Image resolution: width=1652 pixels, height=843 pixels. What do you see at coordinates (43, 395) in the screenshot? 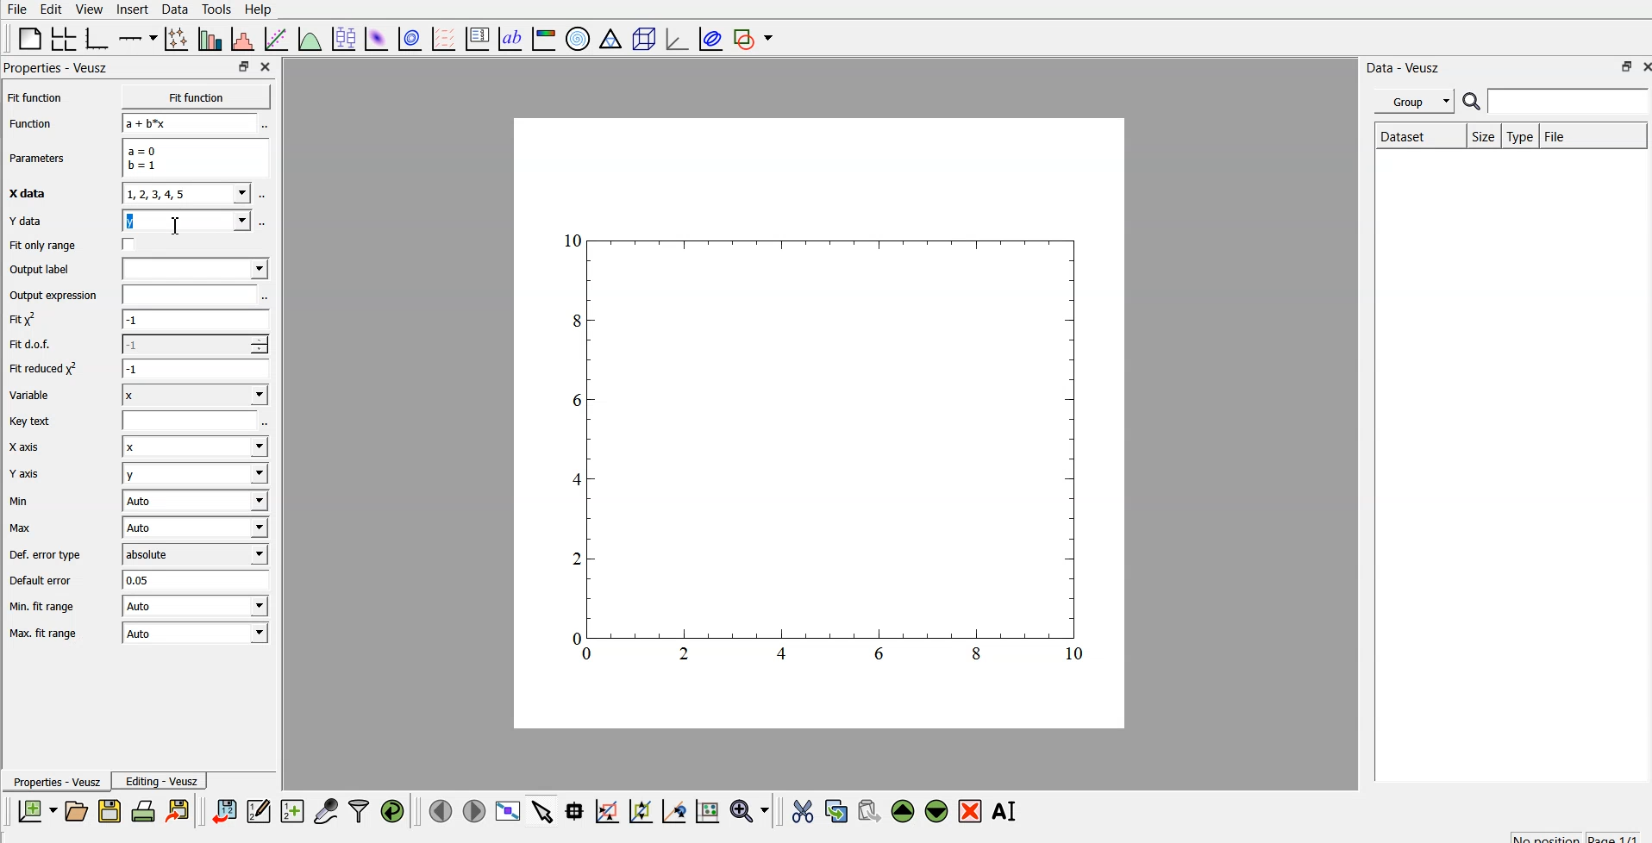
I see `Variable` at bounding box center [43, 395].